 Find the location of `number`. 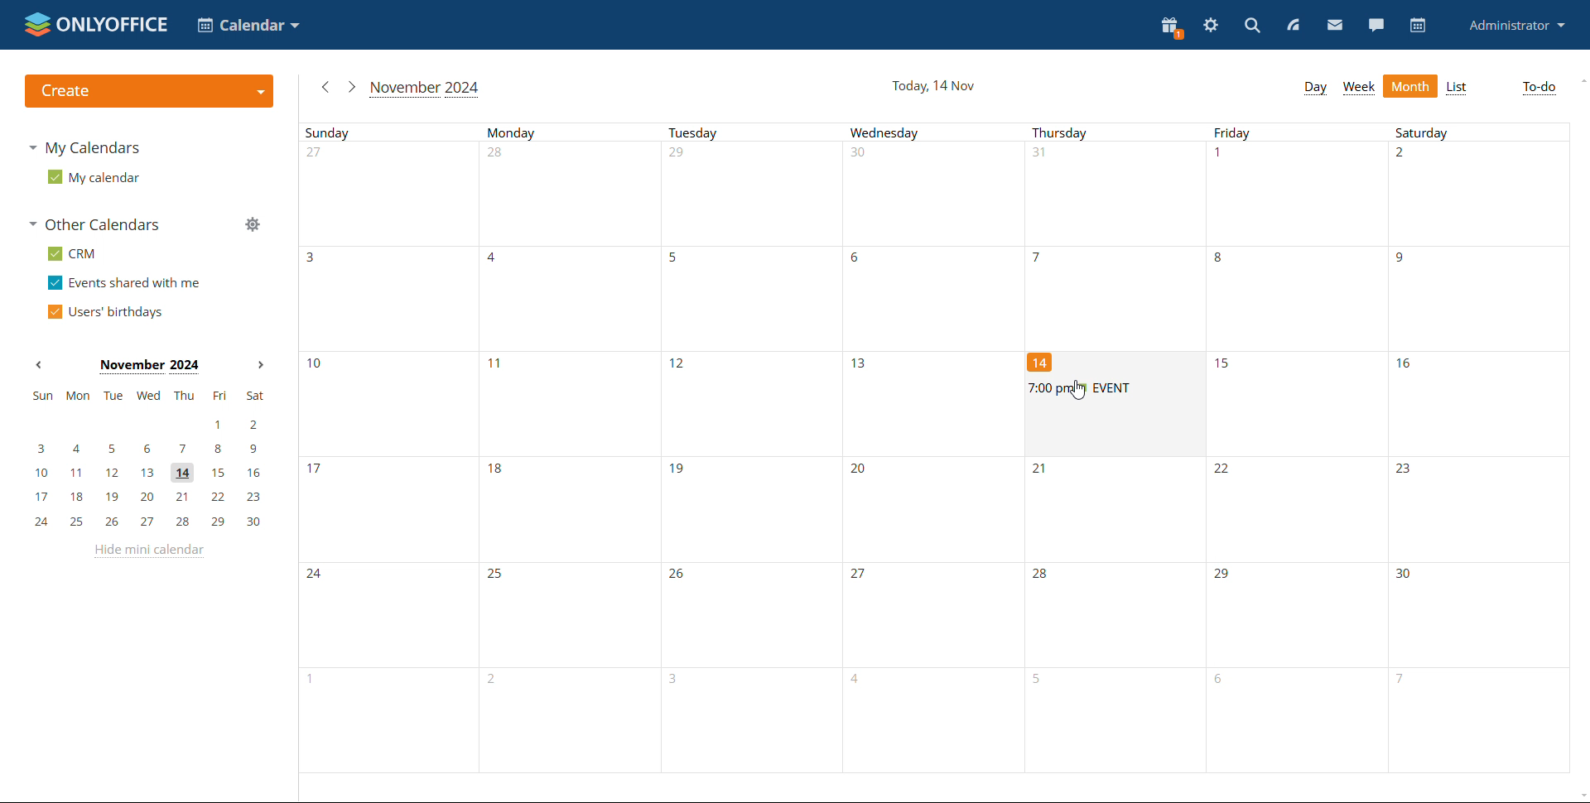

number is located at coordinates (864, 363).